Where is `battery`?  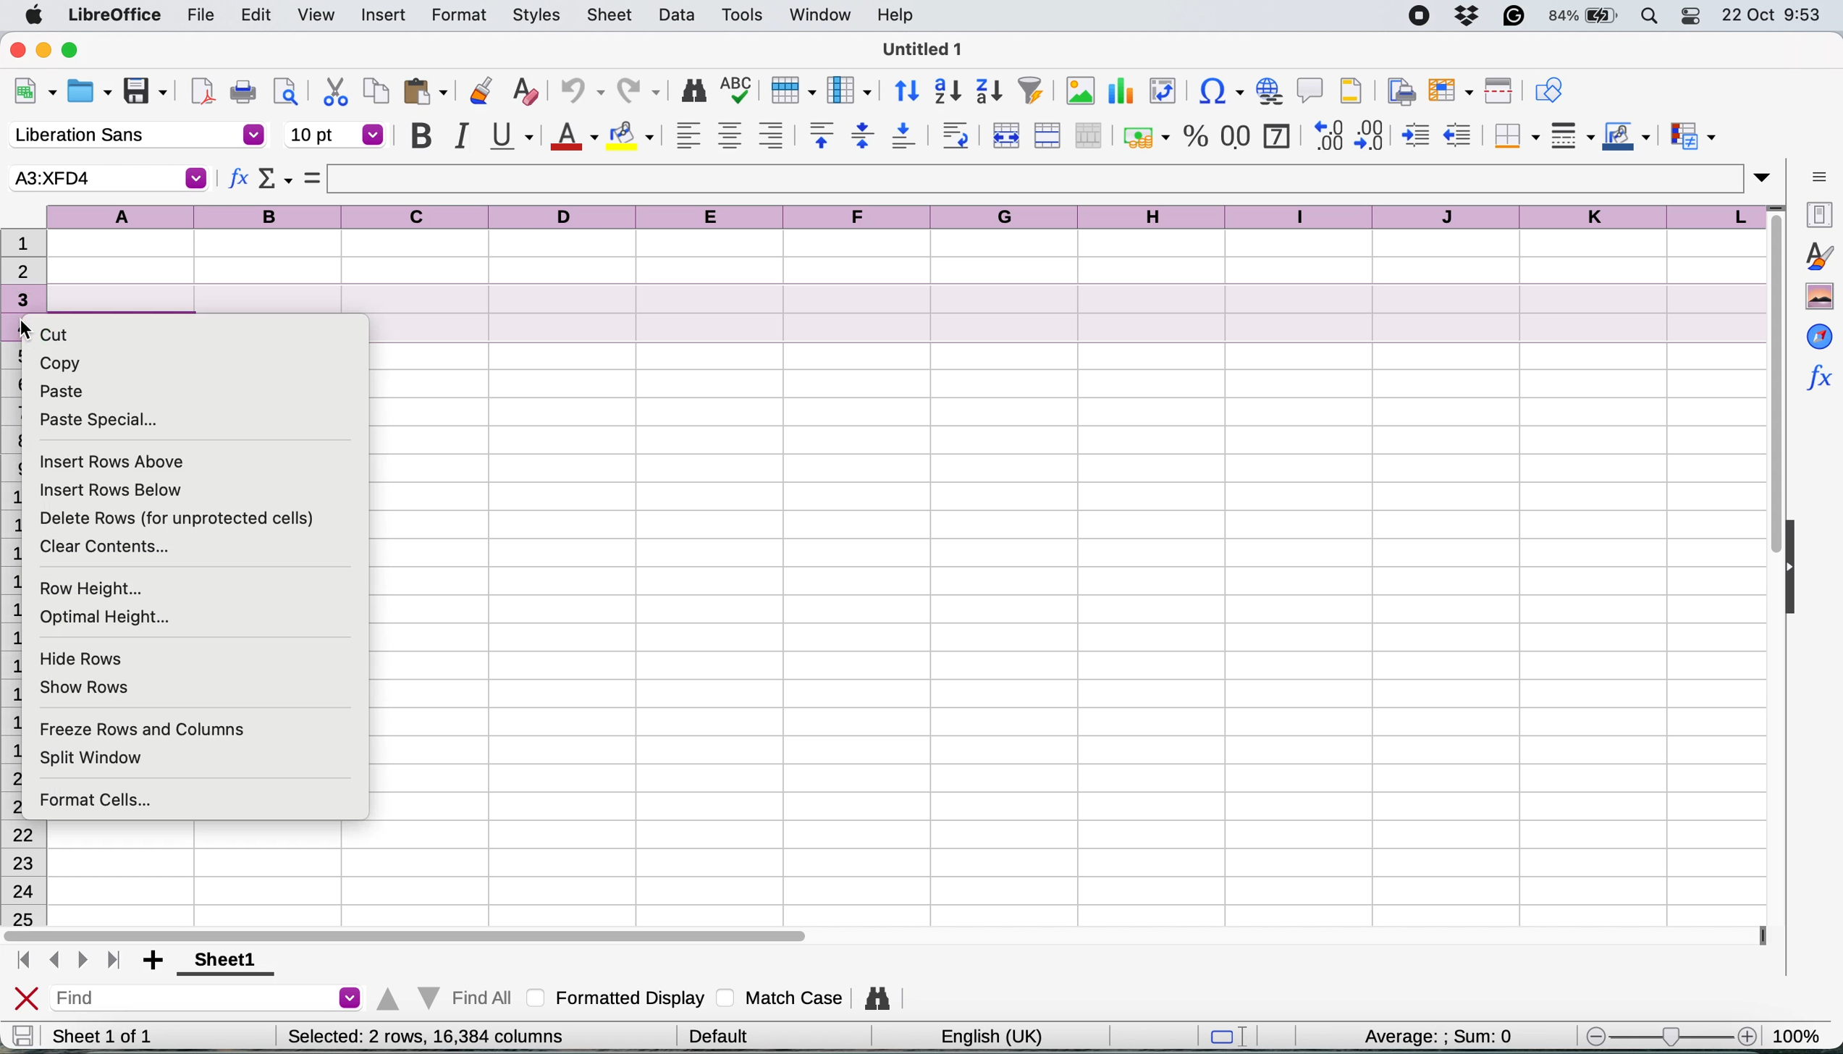
battery is located at coordinates (1585, 16).